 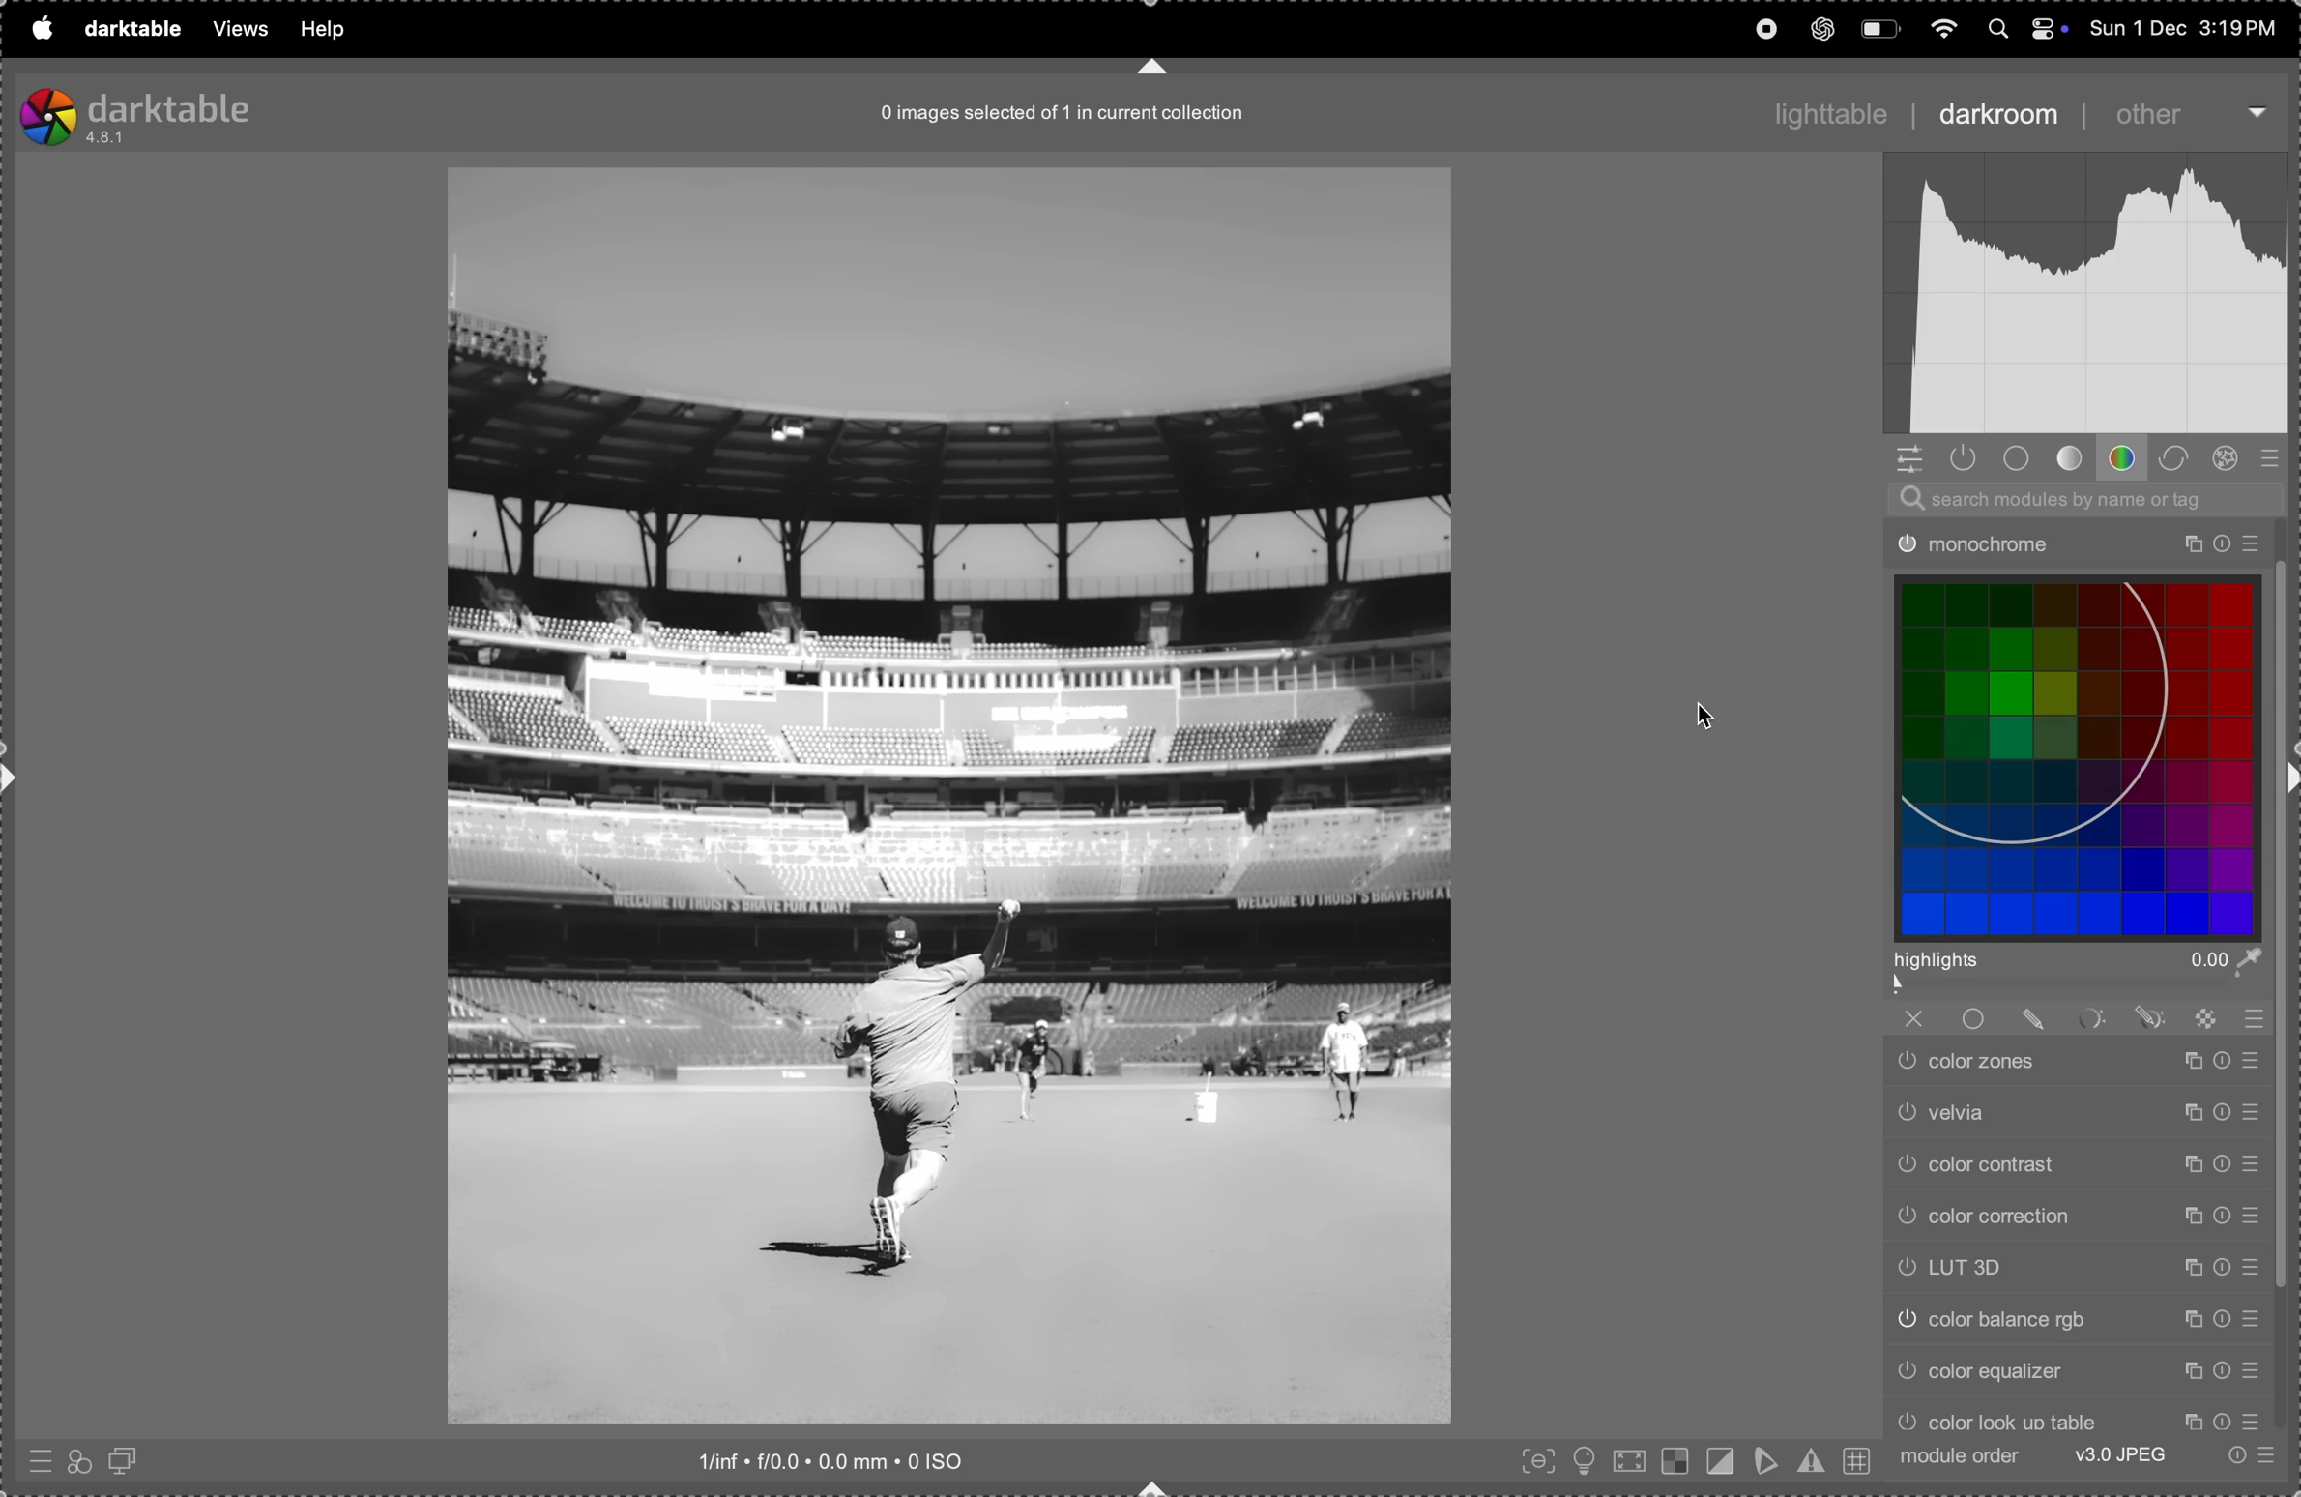 What do you see at coordinates (2083, 1375) in the screenshot?
I see `color equalizer` at bounding box center [2083, 1375].